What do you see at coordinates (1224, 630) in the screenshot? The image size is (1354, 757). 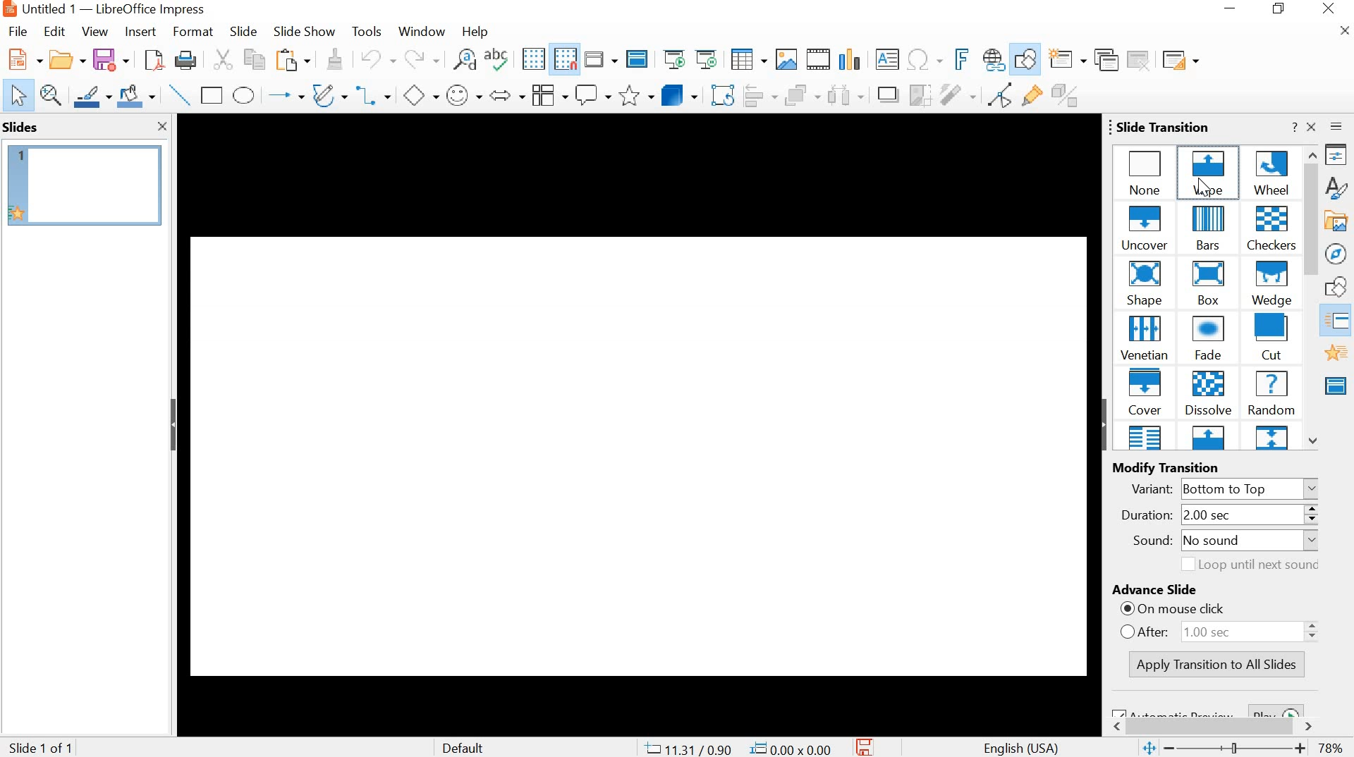 I see `AFTER` at bounding box center [1224, 630].